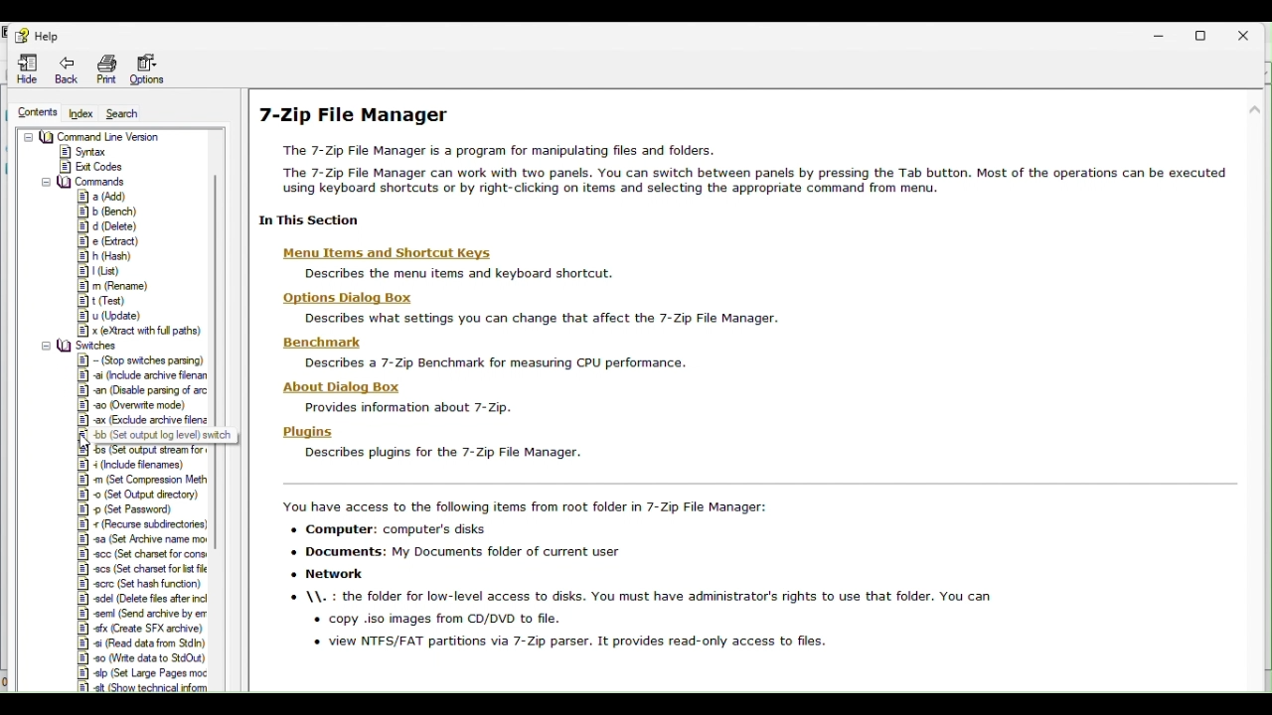 This screenshot has width=1272, height=715. What do you see at coordinates (84, 151) in the screenshot?
I see `(8) Syntax` at bounding box center [84, 151].